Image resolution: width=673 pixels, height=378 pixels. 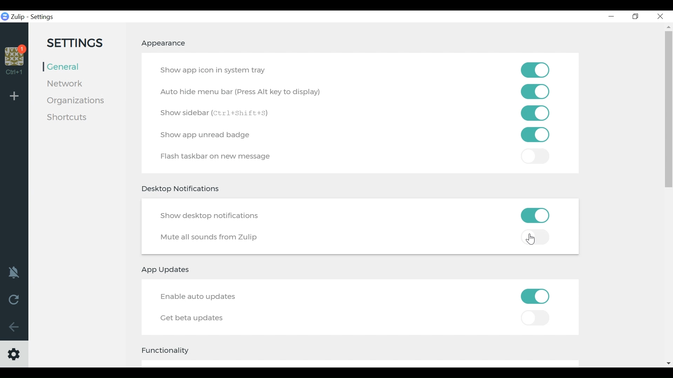 What do you see at coordinates (536, 157) in the screenshot?
I see `toggle` at bounding box center [536, 157].